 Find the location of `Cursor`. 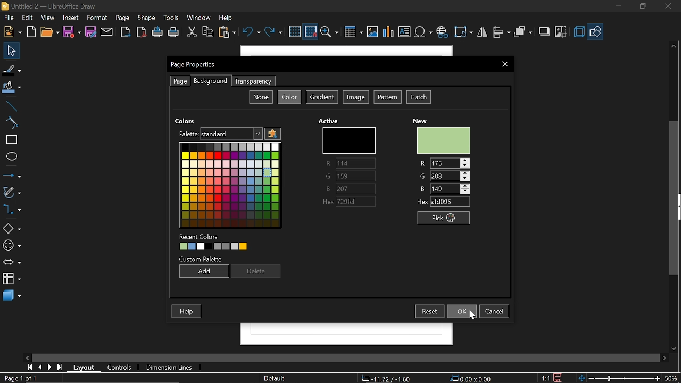

Cursor is located at coordinates (467, 317).